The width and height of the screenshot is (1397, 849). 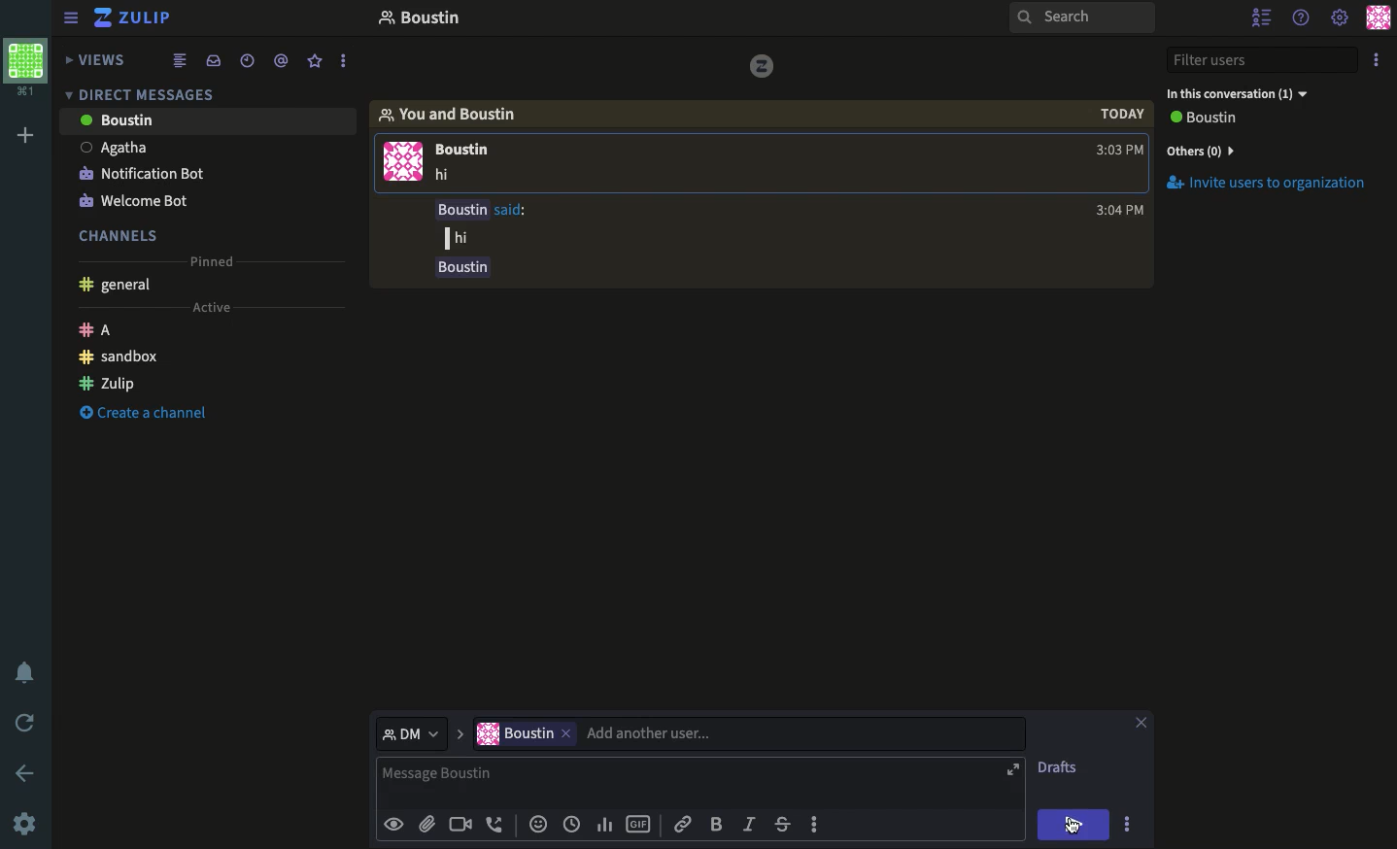 What do you see at coordinates (281, 61) in the screenshot?
I see `Tagged` at bounding box center [281, 61].